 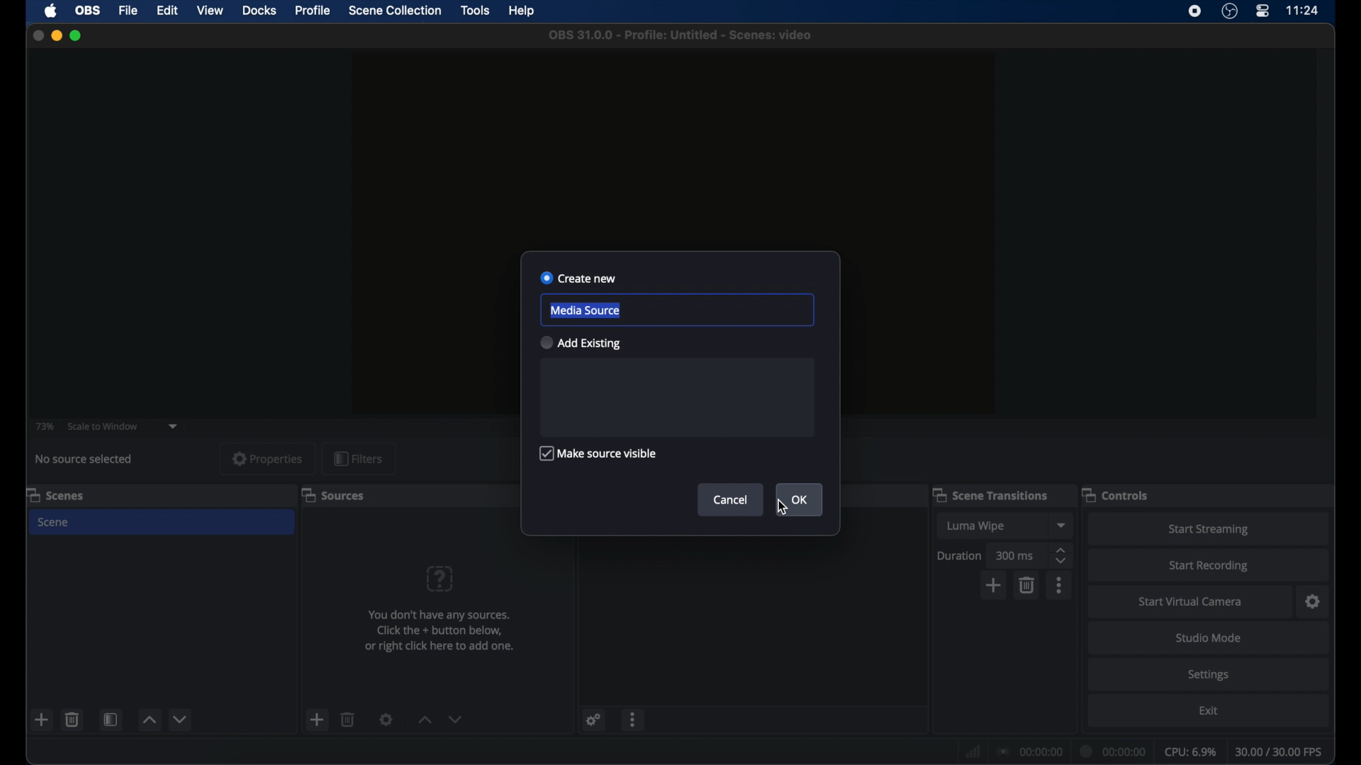 What do you see at coordinates (211, 11) in the screenshot?
I see `view` at bounding box center [211, 11].